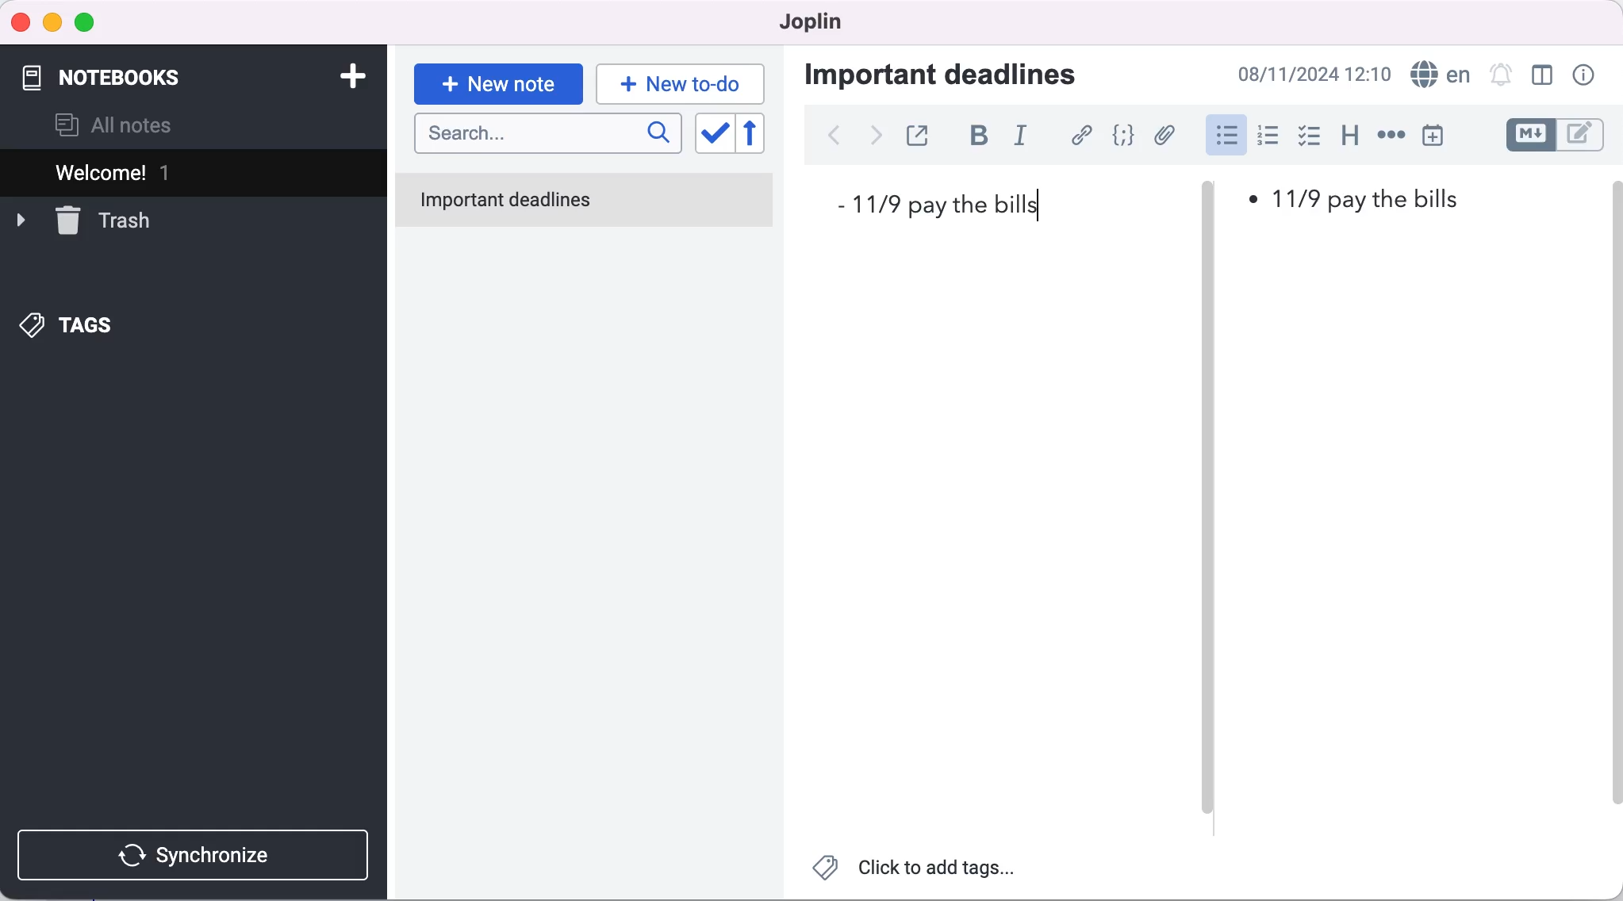 Image resolution: width=1623 pixels, height=901 pixels. What do you see at coordinates (957, 78) in the screenshot?
I see `important deadlines` at bounding box center [957, 78].